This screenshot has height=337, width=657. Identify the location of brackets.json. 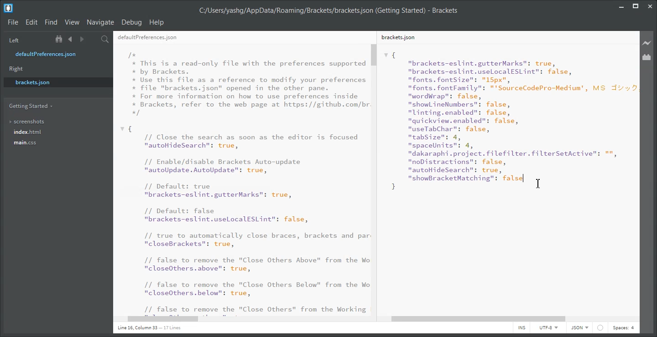
(397, 37).